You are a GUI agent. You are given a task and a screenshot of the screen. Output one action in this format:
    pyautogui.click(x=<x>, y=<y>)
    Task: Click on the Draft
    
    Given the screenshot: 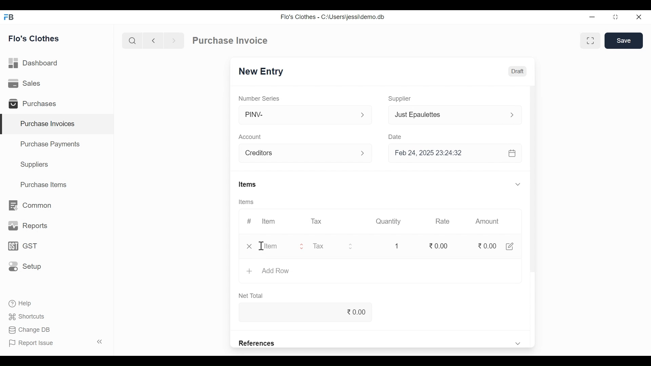 What is the action you would take?
    pyautogui.click(x=517, y=71)
    